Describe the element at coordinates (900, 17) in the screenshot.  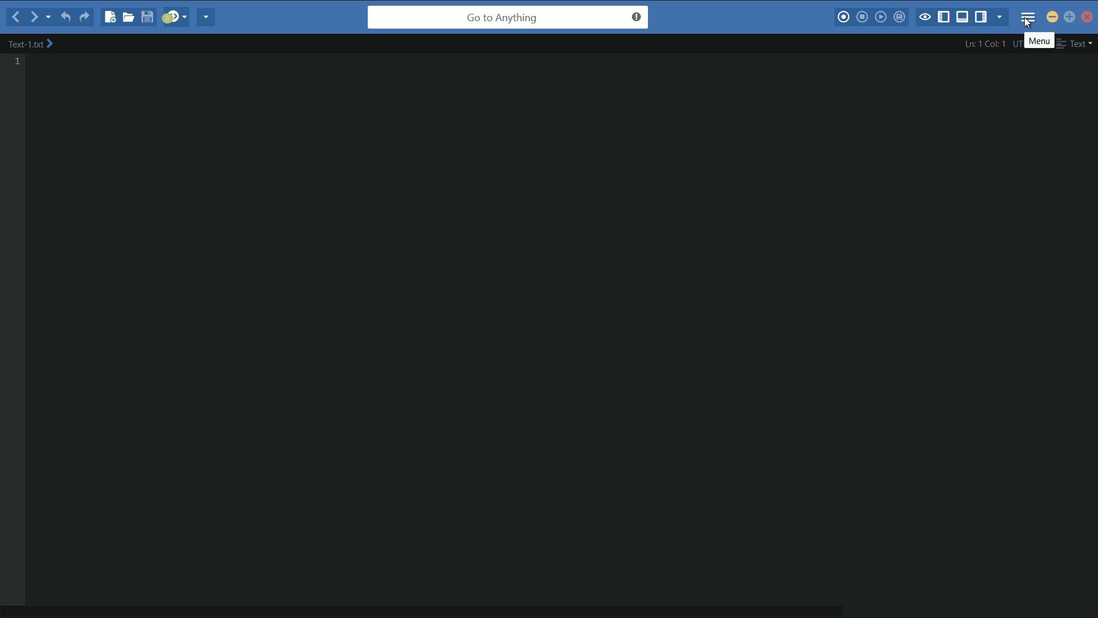
I see `save macros to toolbox` at that location.